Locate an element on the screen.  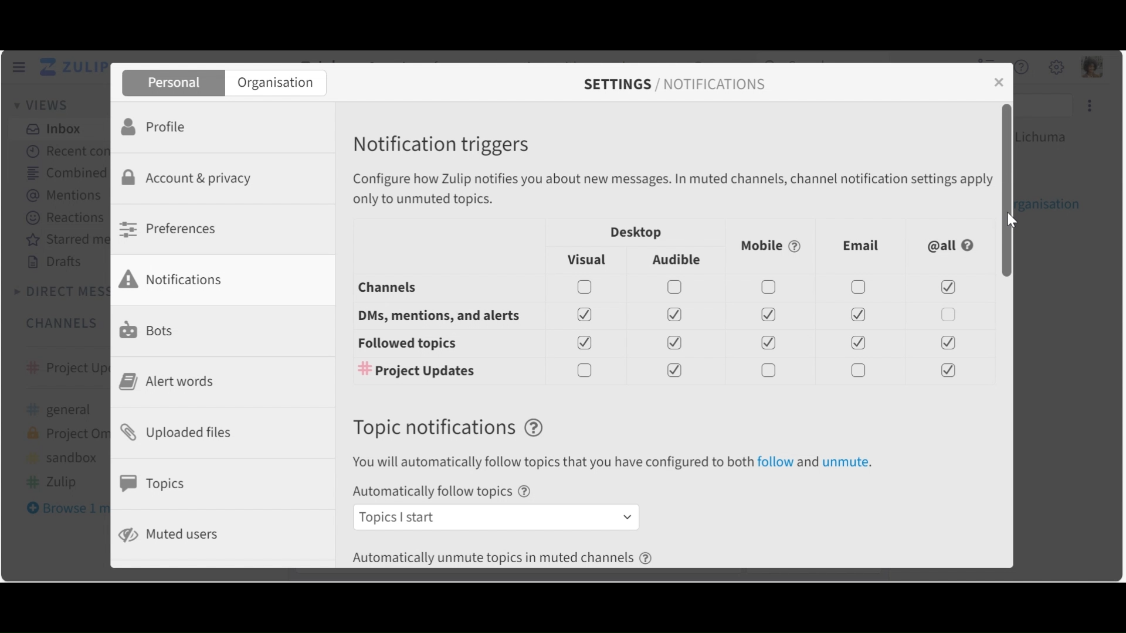
Audible is located at coordinates (679, 260).